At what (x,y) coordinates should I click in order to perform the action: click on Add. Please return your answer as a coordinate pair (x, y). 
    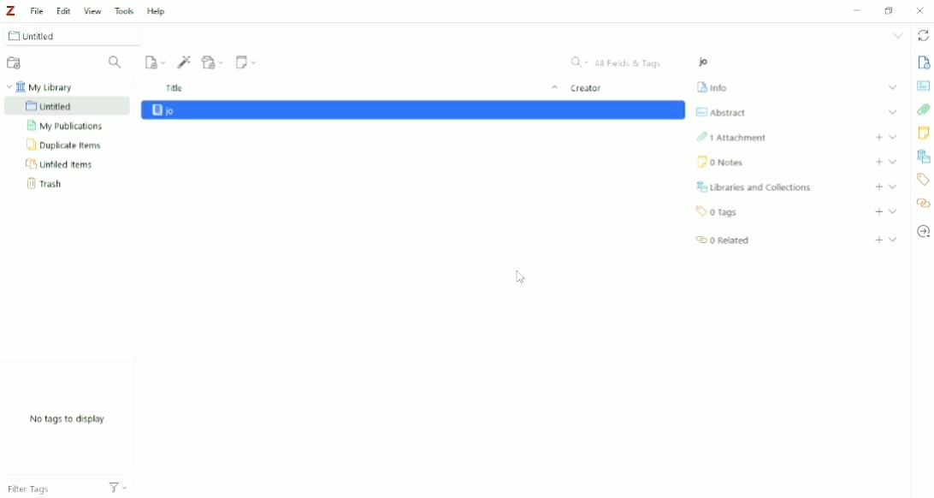
    Looking at the image, I should click on (878, 212).